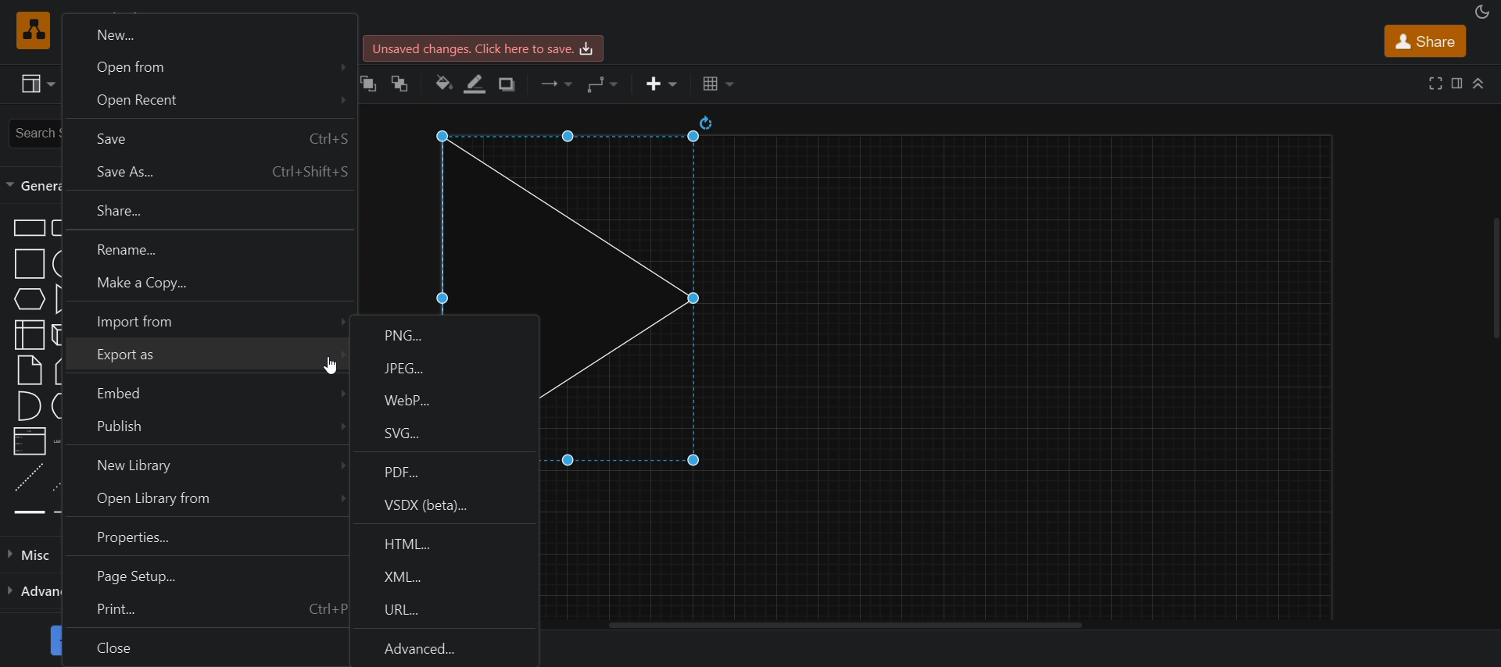  Describe the element at coordinates (202, 539) in the screenshot. I see `properties` at that location.